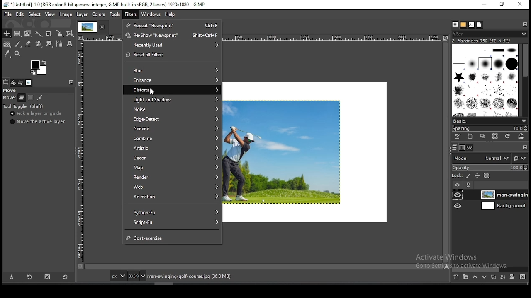 The width and height of the screenshot is (531, 298). Describe the element at coordinates (49, 43) in the screenshot. I see `smudge tool` at that location.